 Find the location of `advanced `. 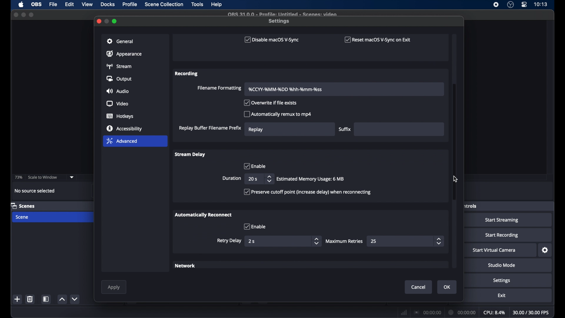

advanced  is located at coordinates (122, 141).